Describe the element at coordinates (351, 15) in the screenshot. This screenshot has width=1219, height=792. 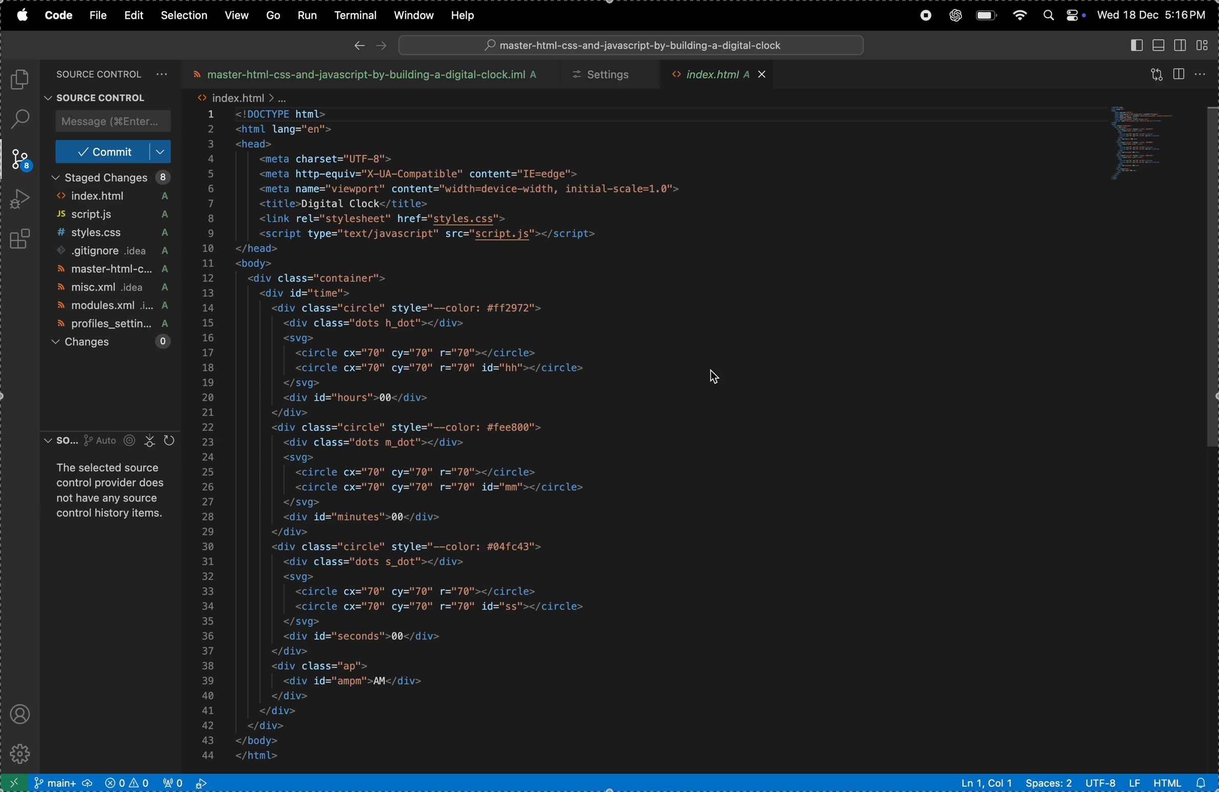
I see `terminal` at that location.